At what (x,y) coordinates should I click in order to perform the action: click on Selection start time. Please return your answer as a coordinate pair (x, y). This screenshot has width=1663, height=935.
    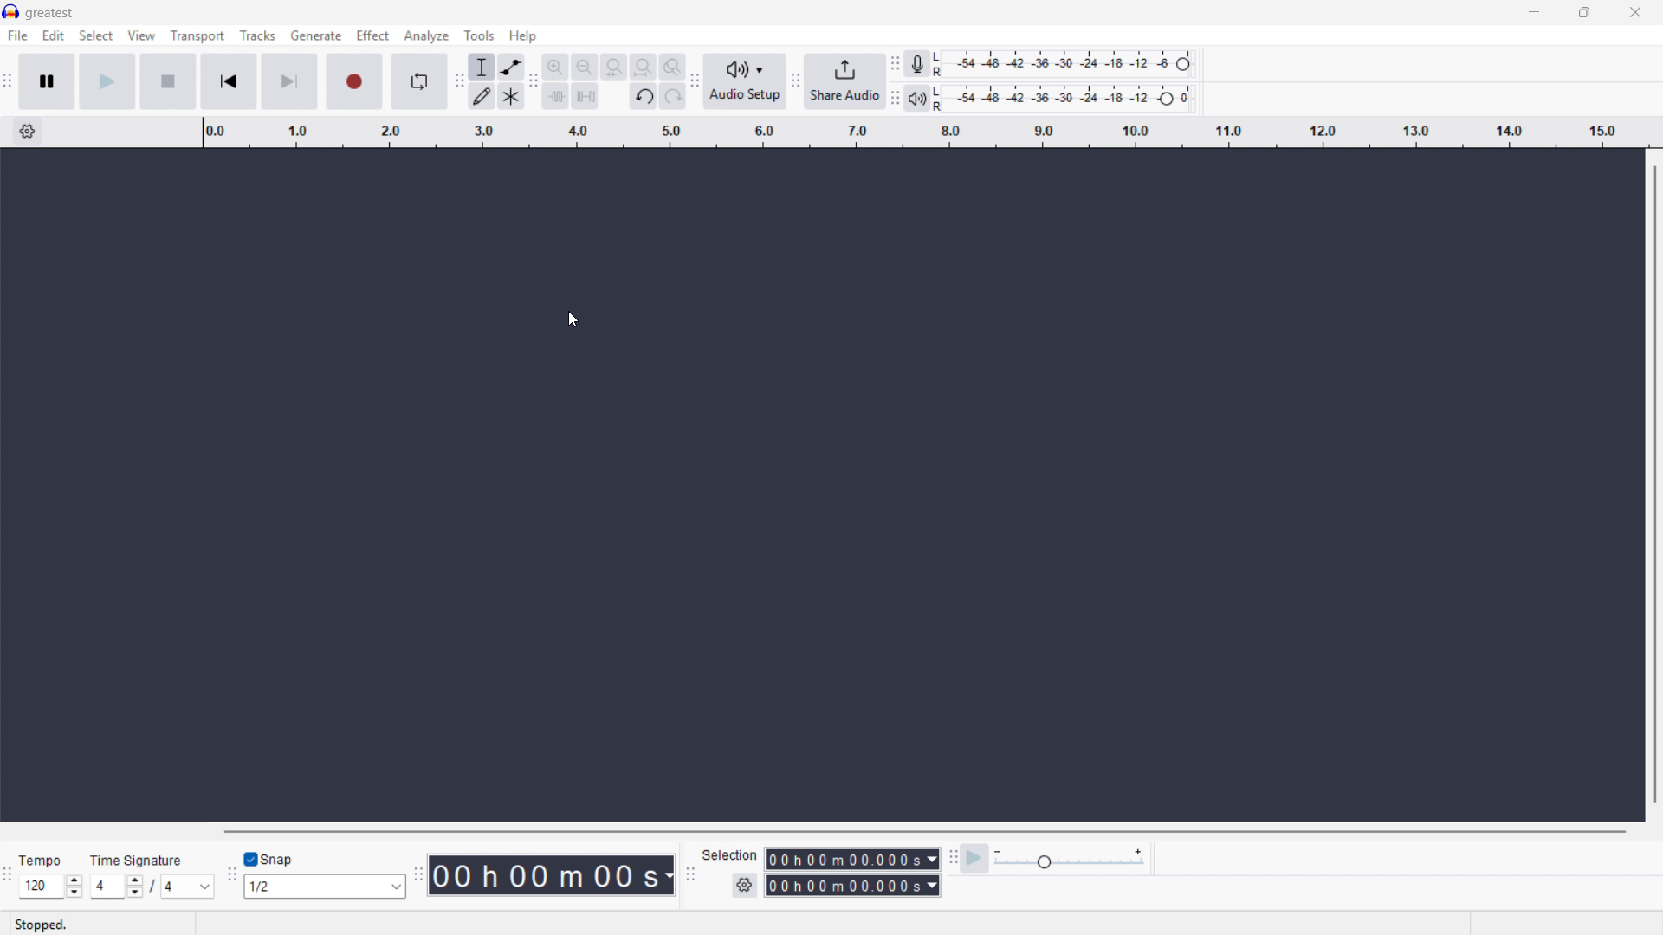
    Looking at the image, I should click on (851, 860).